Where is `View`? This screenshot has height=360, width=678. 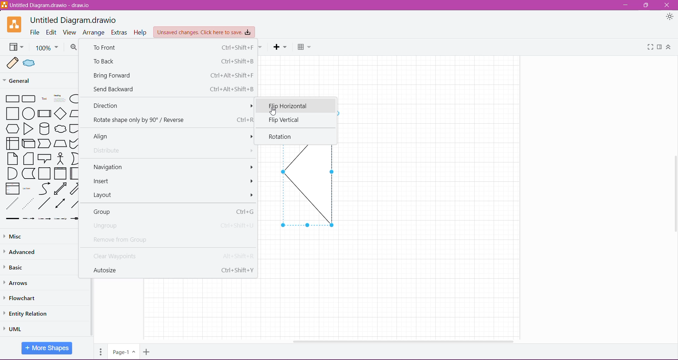
View is located at coordinates (16, 47).